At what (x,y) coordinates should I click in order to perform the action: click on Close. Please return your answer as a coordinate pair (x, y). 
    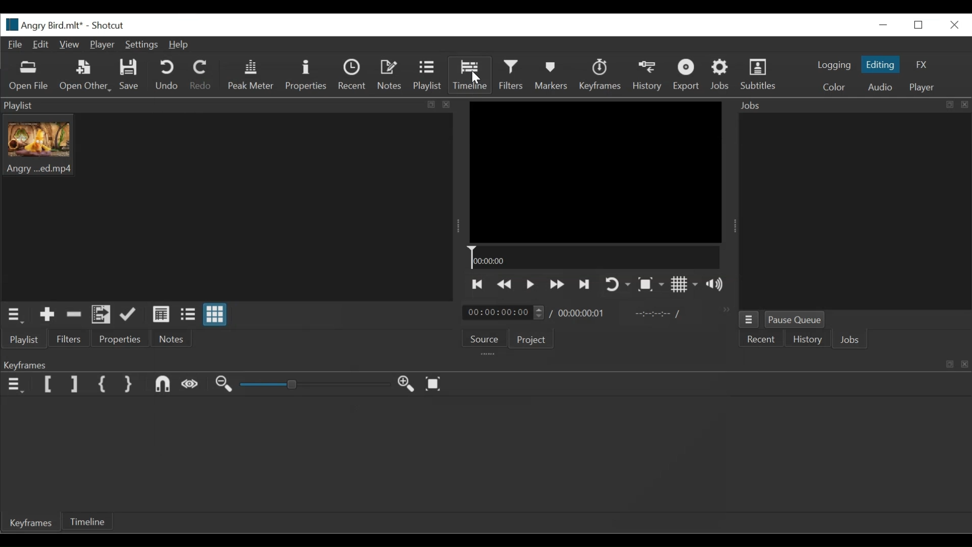
    Looking at the image, I should click on (885, 24).